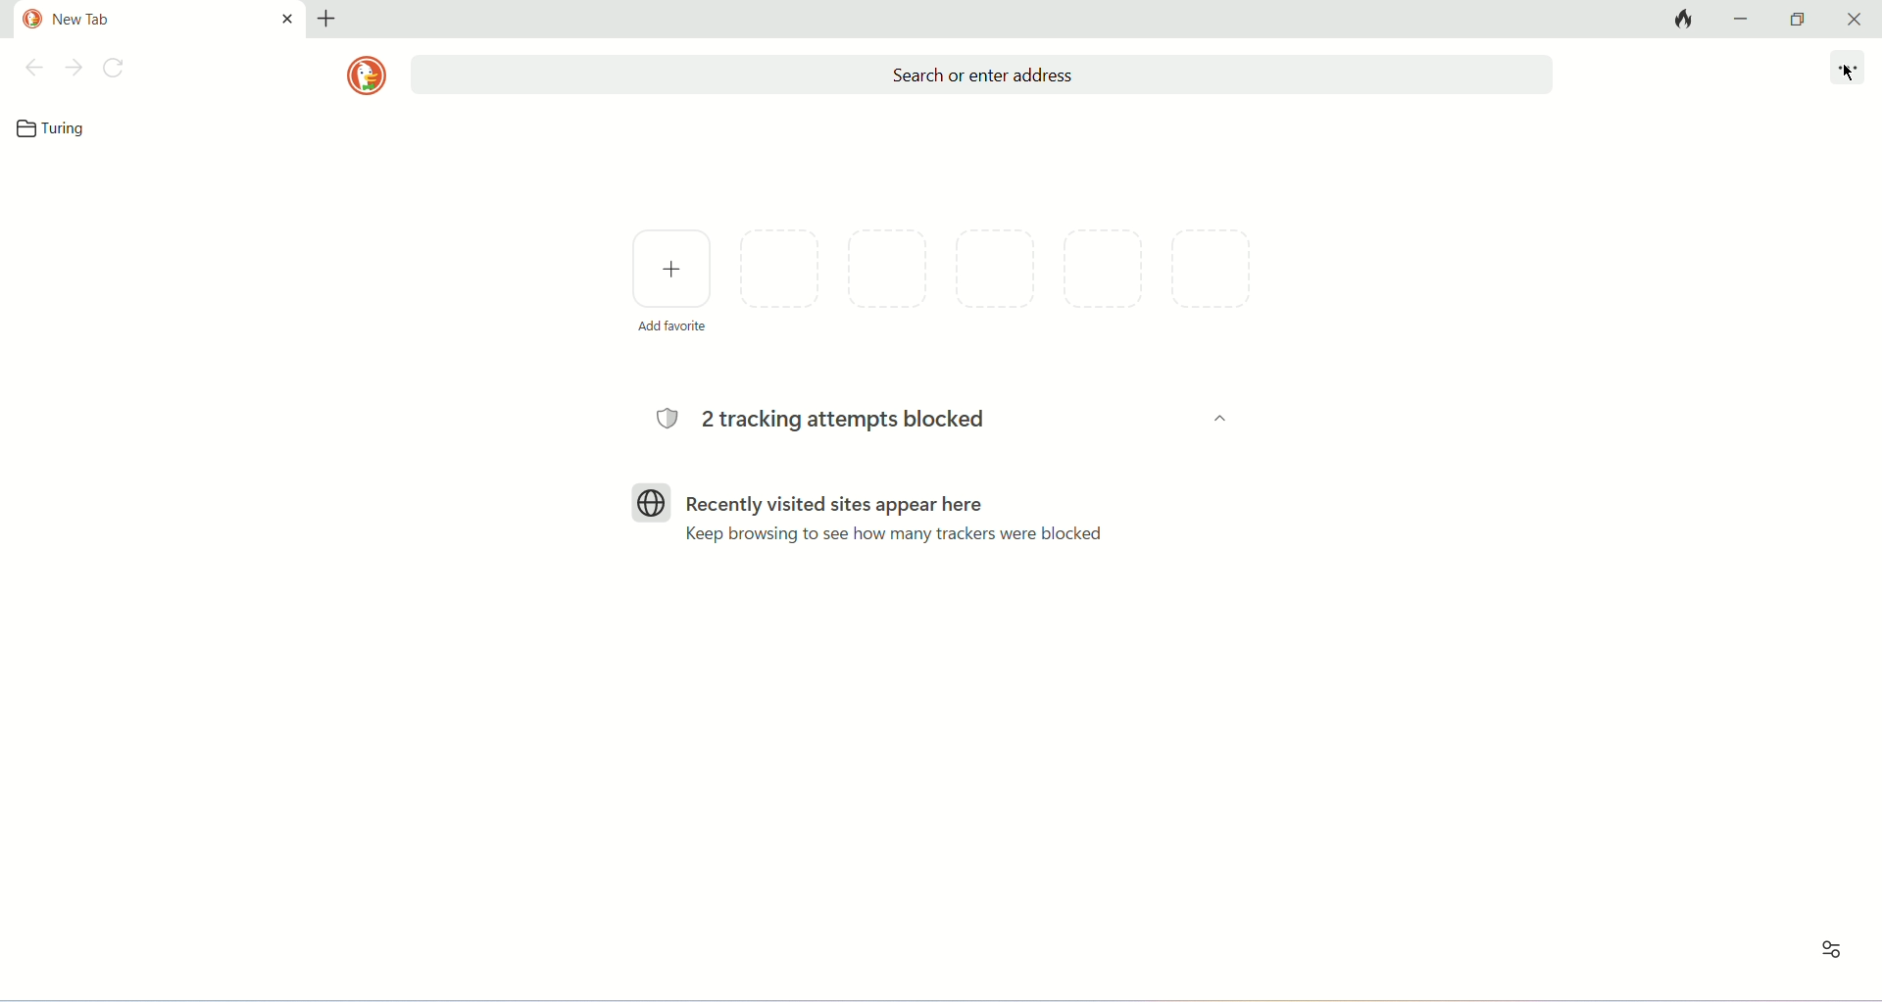 This screenshot has height=1002, width=1882. Describe the element at coordinates (161, 17) in the screenshot. I see `current tab` at that location.